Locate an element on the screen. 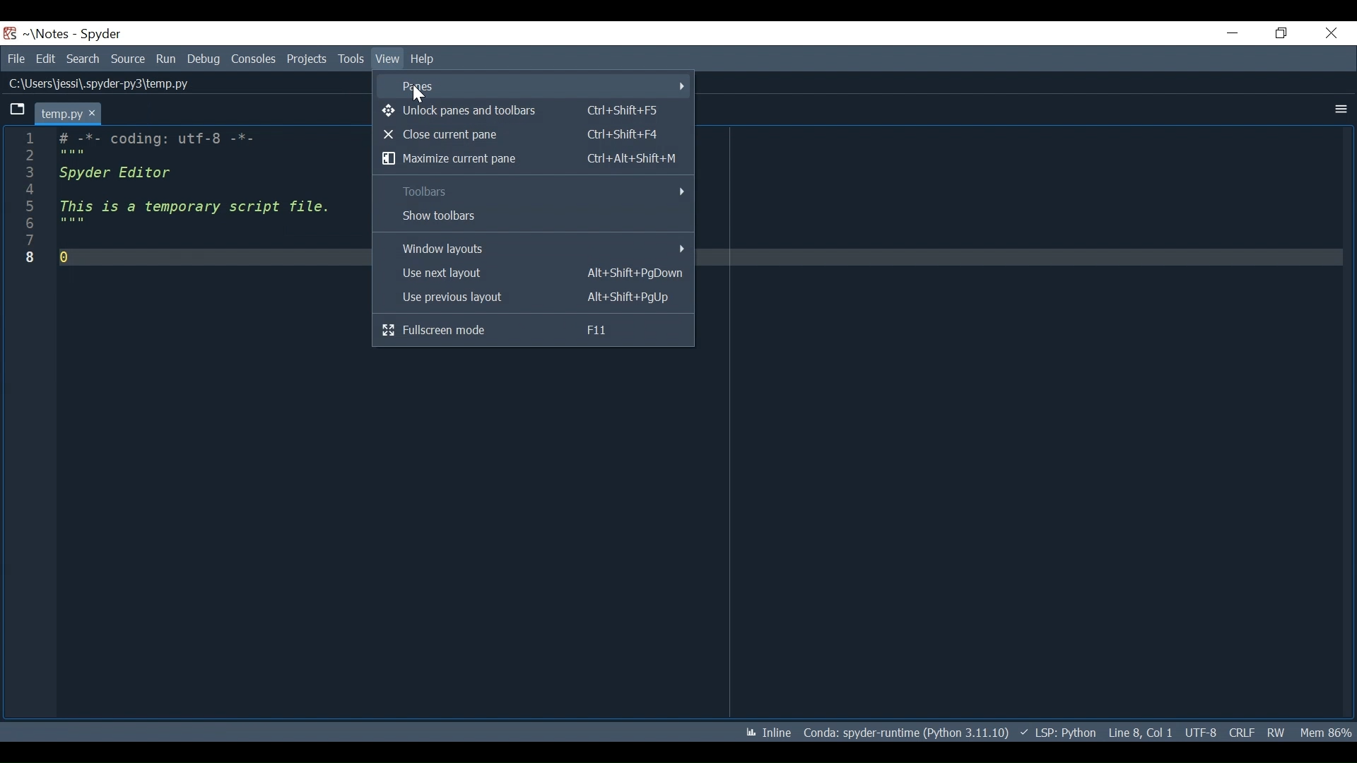  Show toolbars is located at coordinates (532, 215).